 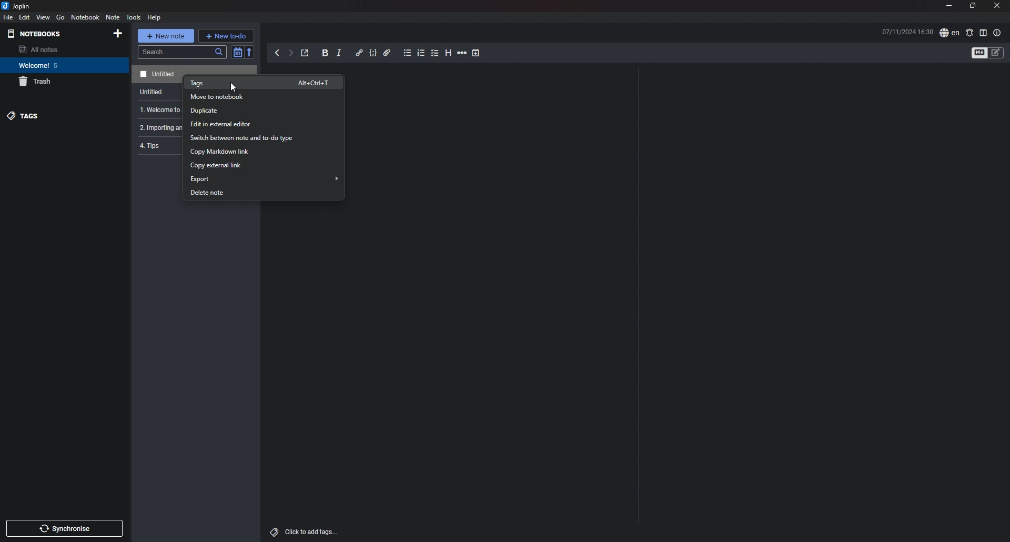 What do you see at coordinates (462, 54) in the screenshot?
I see `horizontal rule` at bounding box center [462, 54].